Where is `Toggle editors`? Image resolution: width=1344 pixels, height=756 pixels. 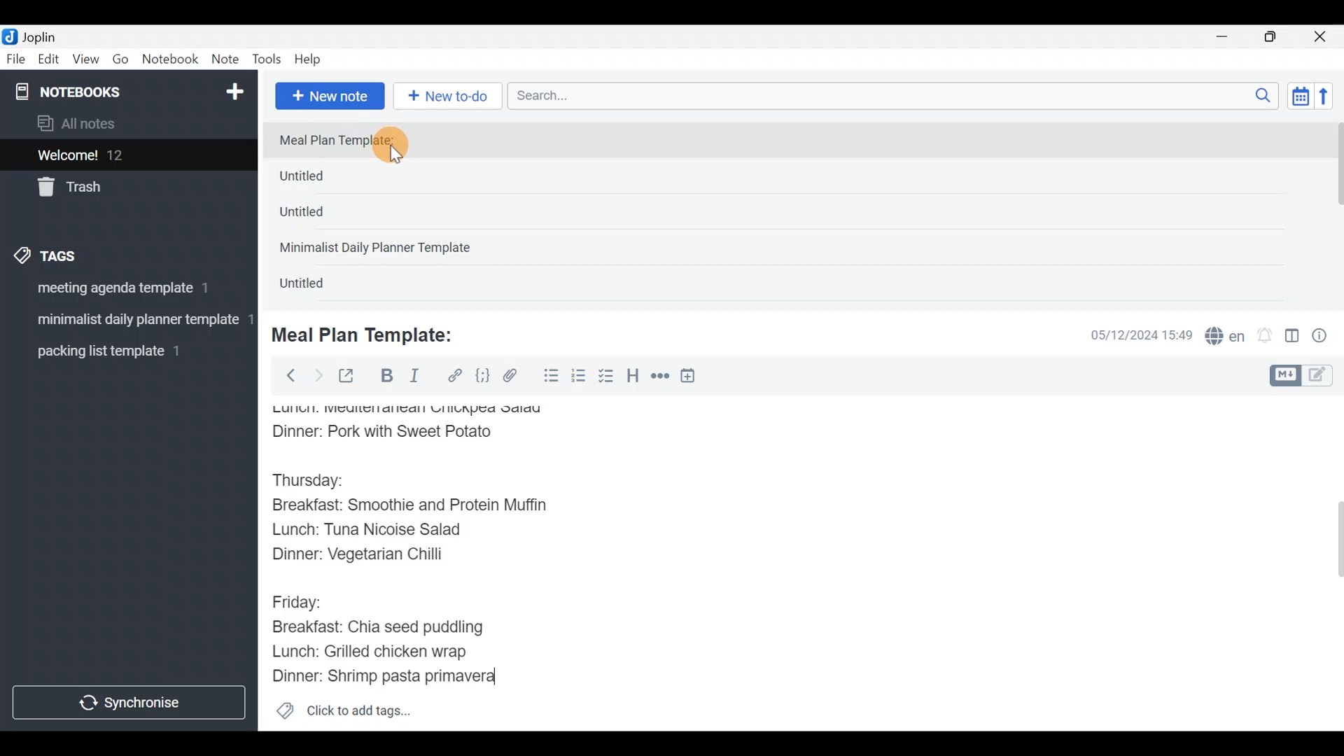
Toggle editors is located at coordinates (1305, 374).